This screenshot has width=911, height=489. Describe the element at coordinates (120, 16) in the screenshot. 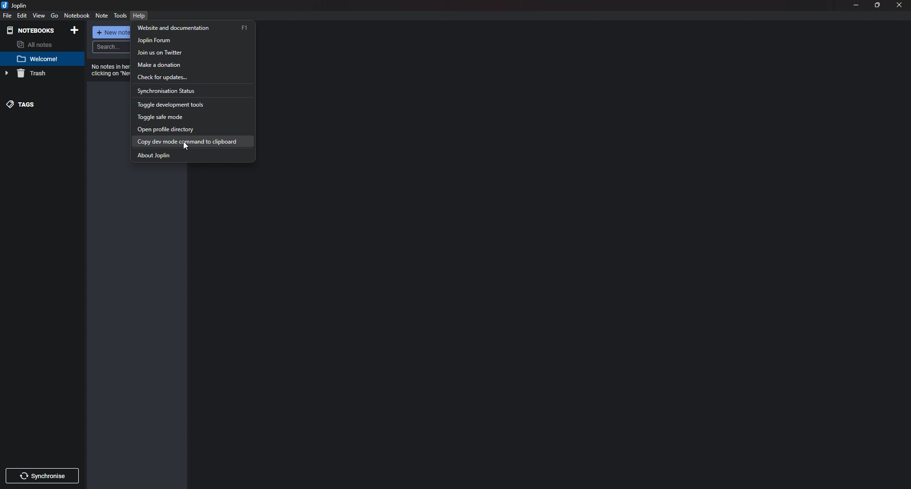

I see `tools` at that location.